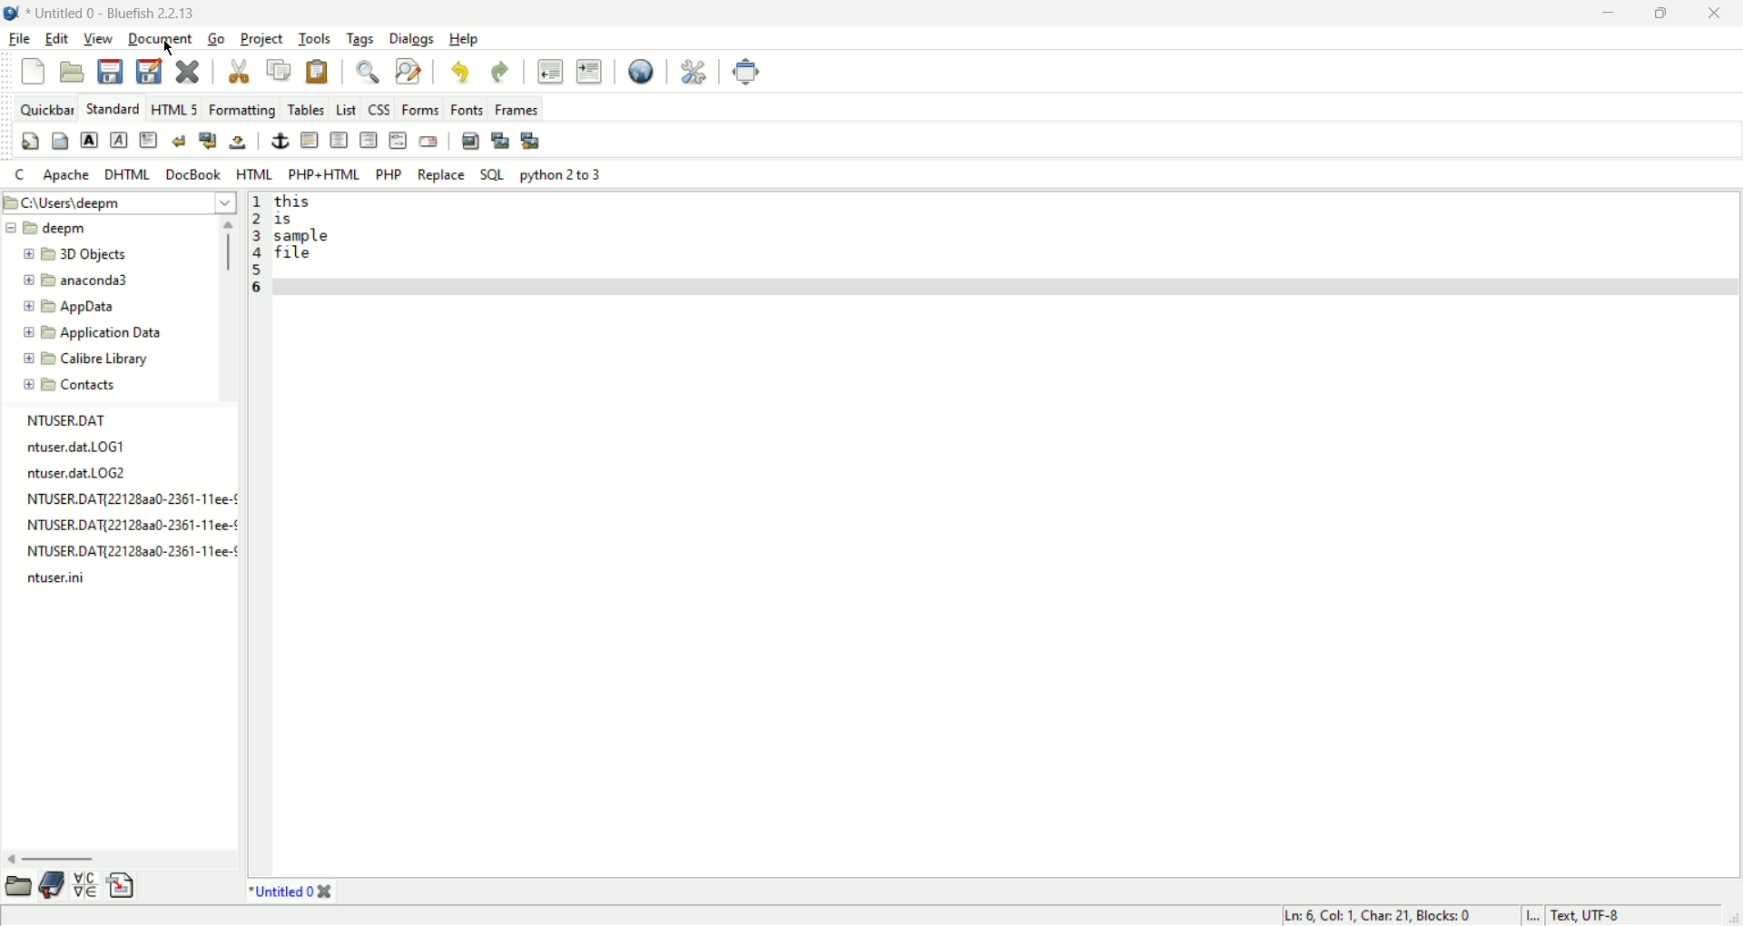 The height and width of the screenshot is (926, 1743). What do you see at coordinates (689, 70) in the screenshot?
I see `edit preferences` at bounding box center [689, 70].